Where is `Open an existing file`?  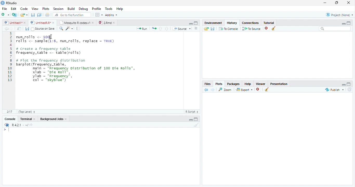 Open an existing file is located at coordinates (24, 15).